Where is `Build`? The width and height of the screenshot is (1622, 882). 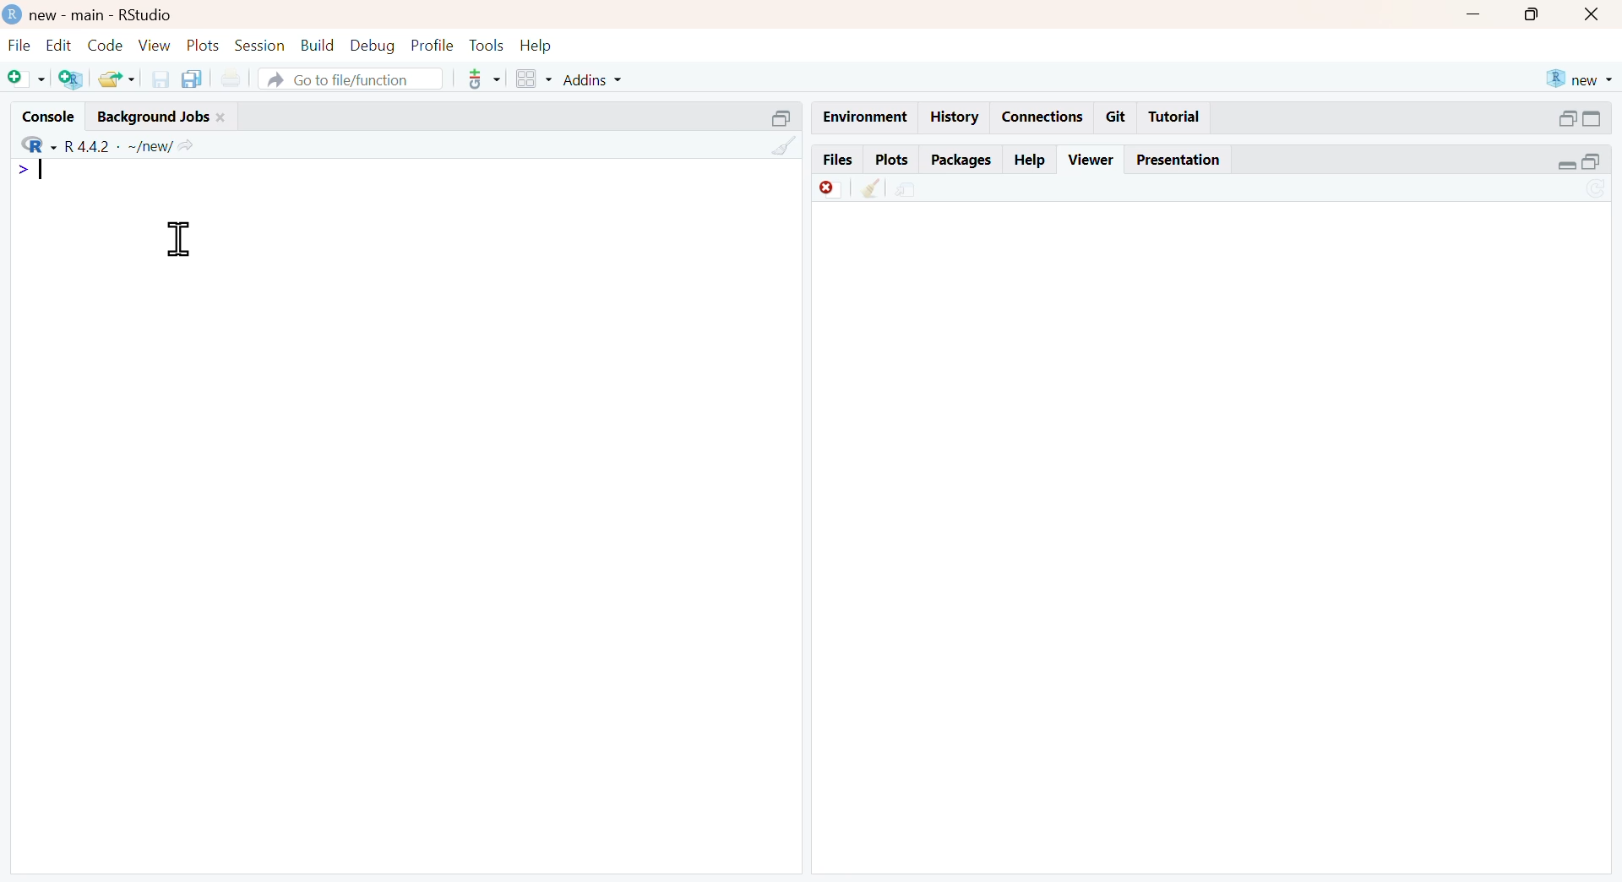
Build is located at coordinates (313, 44).